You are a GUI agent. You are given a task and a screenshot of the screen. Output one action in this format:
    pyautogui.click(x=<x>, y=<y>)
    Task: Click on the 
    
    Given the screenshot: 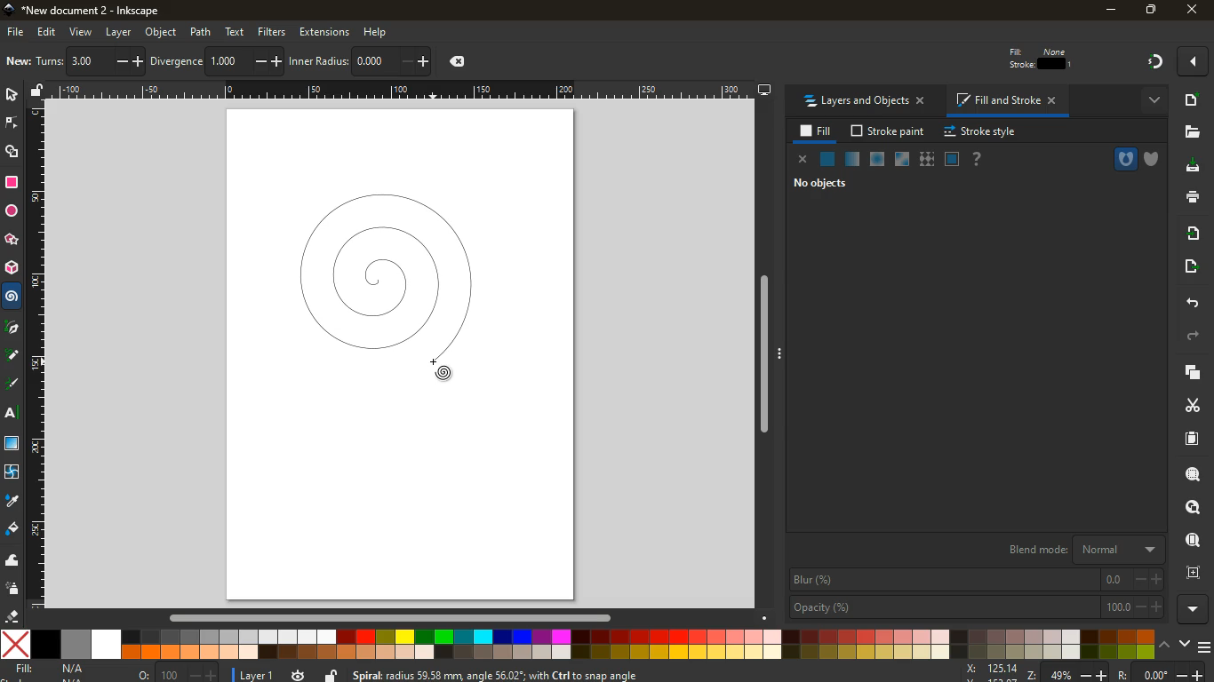 What is the action you would take?
    pyautogui.click(x=315, y=59)
    